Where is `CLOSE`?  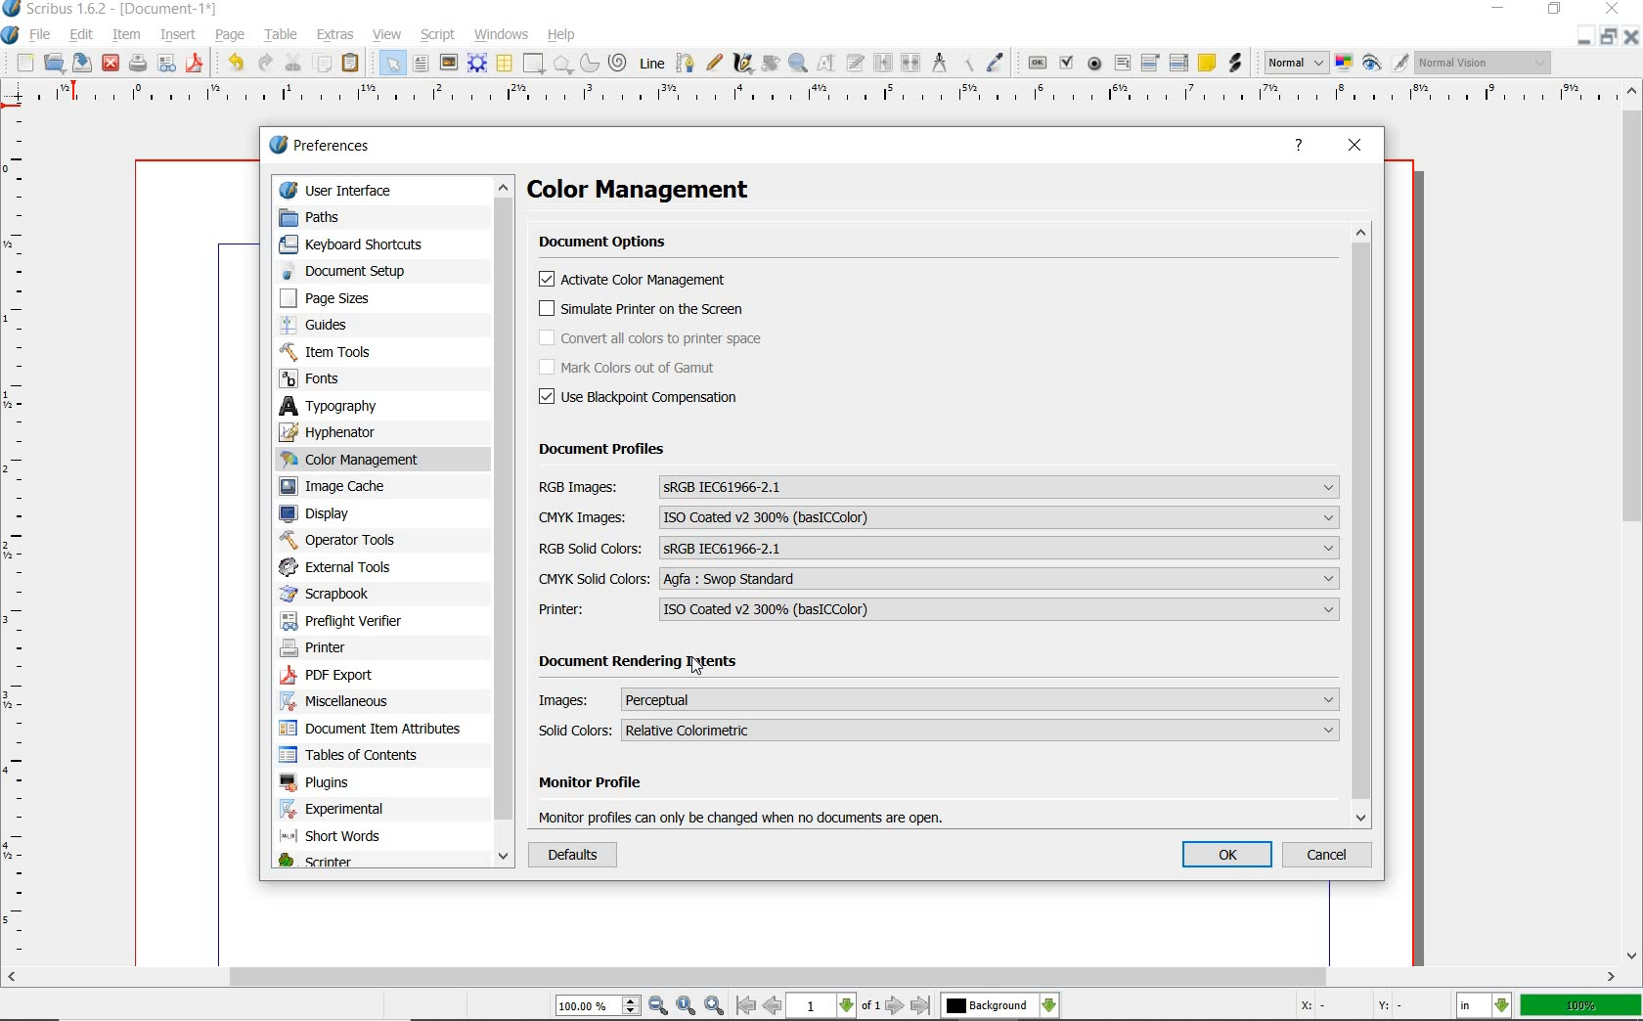 CLOSE is located at coordinates (1356, 147).